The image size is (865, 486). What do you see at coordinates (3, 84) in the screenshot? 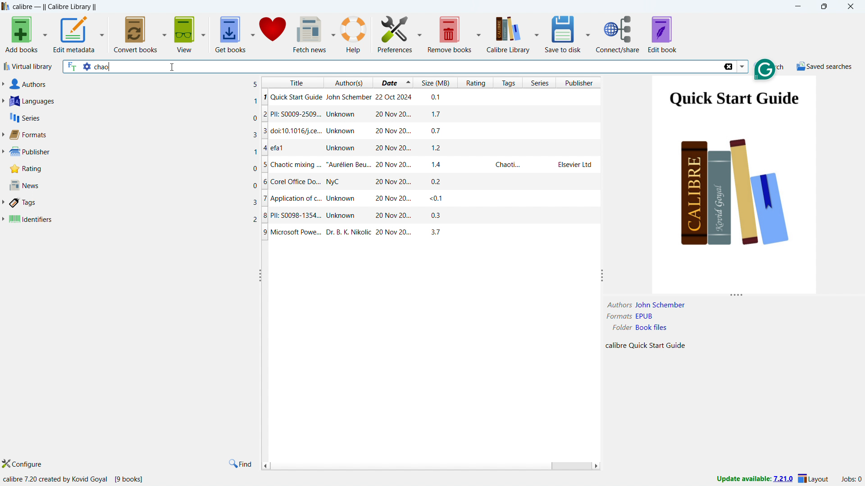
I see `expand authors` at bounding box center [3, 84].